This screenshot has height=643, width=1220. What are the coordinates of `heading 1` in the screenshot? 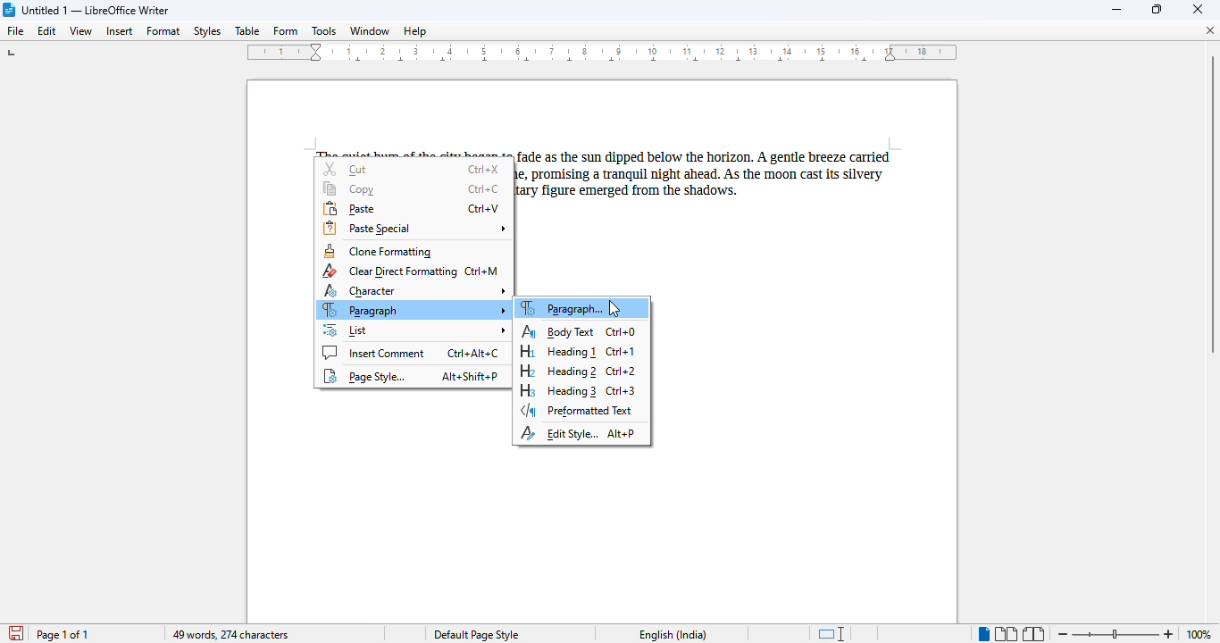 It's located at (577, 353).